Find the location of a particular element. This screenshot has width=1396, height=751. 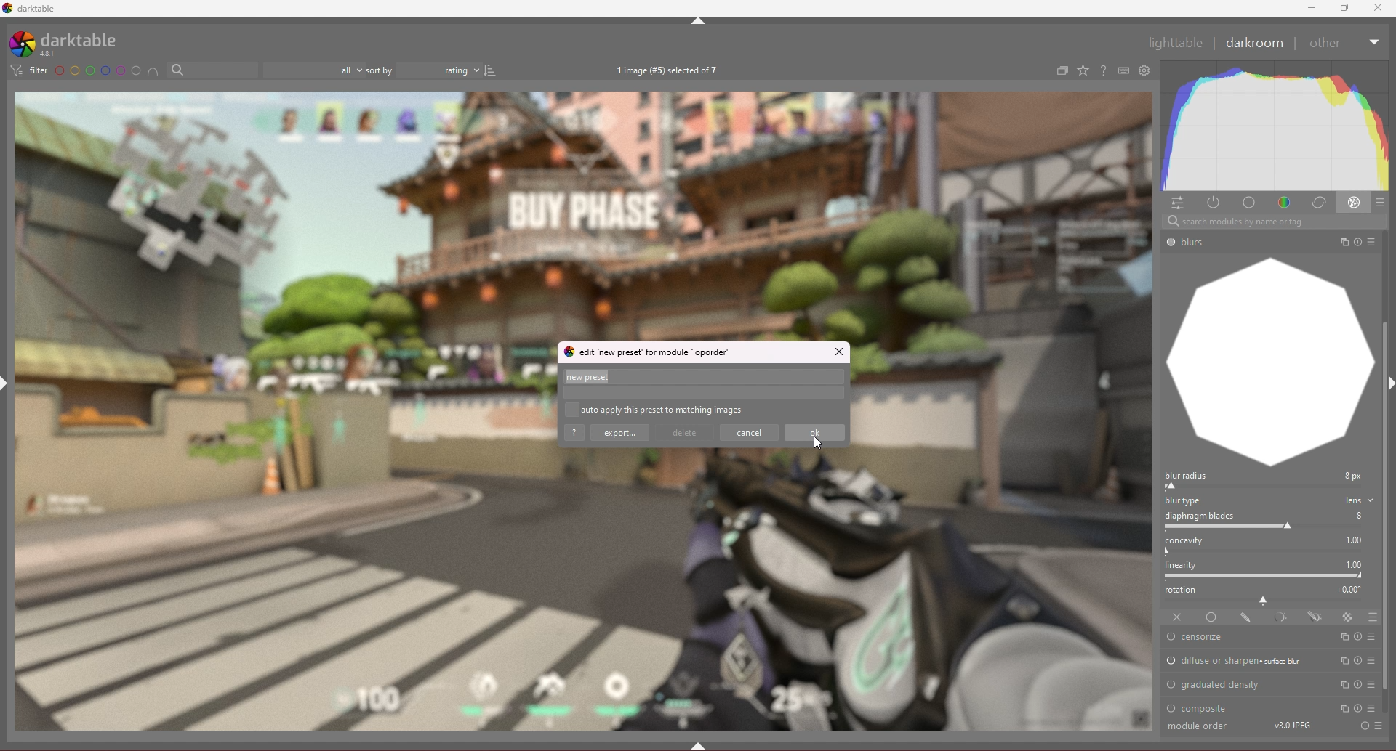

 is located at coordinates (1203, 727).